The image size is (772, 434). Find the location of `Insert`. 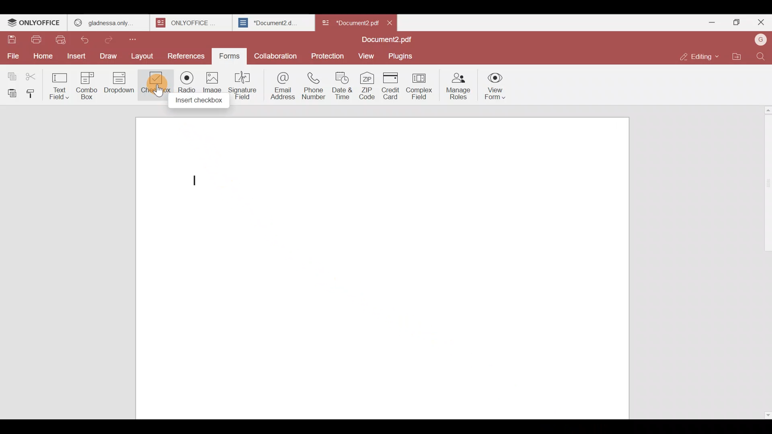

Insert is located at coordinates (75, 55).